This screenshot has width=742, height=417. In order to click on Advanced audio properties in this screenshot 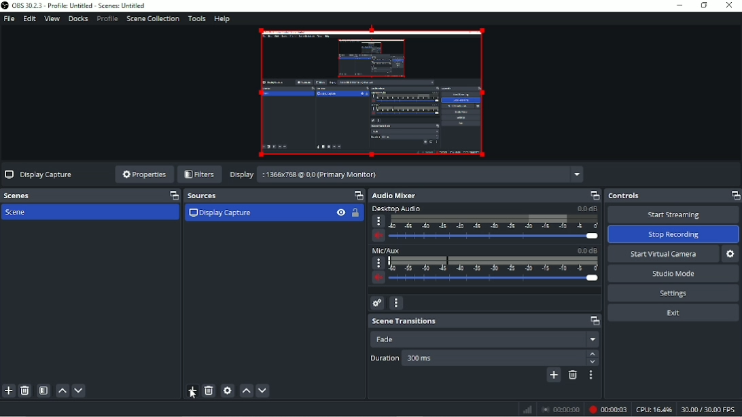, I will do `click(378, 303)`.